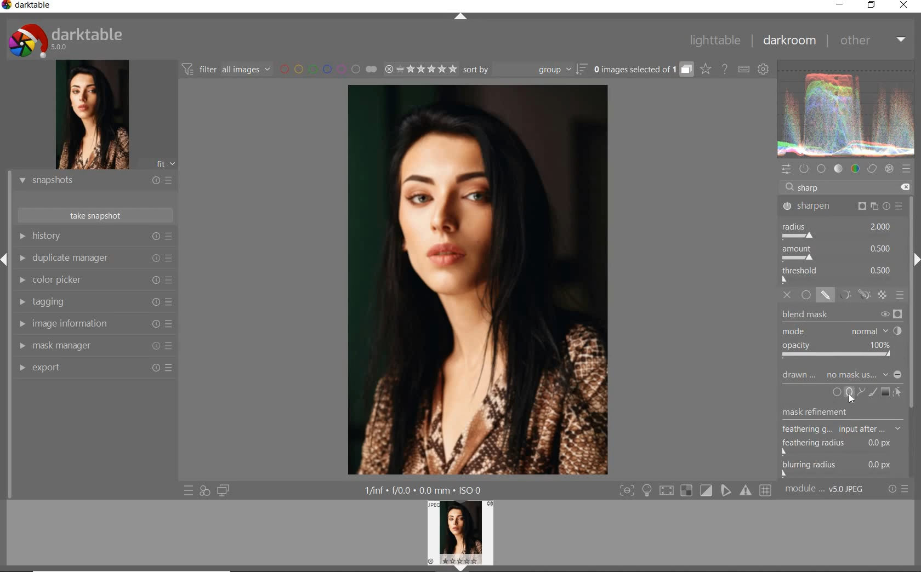  I want to click on range ratings for selected images, so click(411, 70).